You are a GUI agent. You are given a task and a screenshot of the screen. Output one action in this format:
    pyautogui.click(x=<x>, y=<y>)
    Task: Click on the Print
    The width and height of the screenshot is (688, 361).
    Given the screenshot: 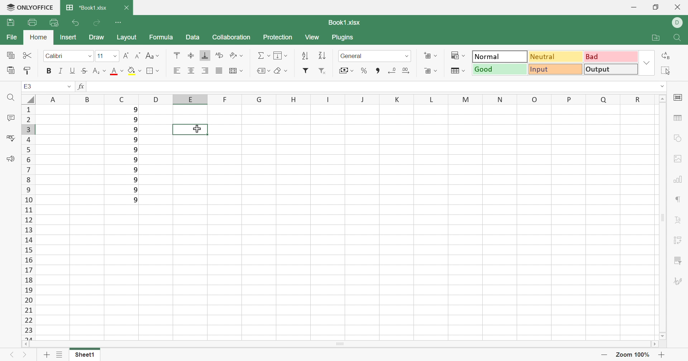 What is the action you would take?
    pyautogui.click(x=32, y=22)
    